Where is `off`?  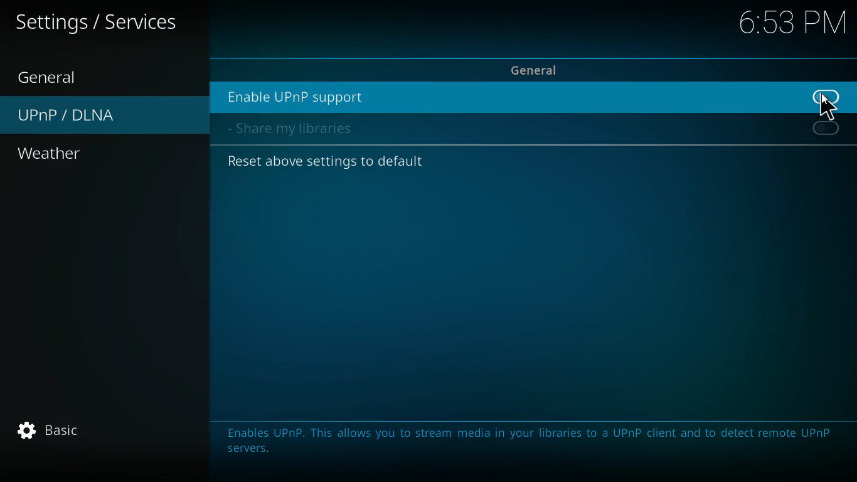
off is located at coordinates (826, 97).